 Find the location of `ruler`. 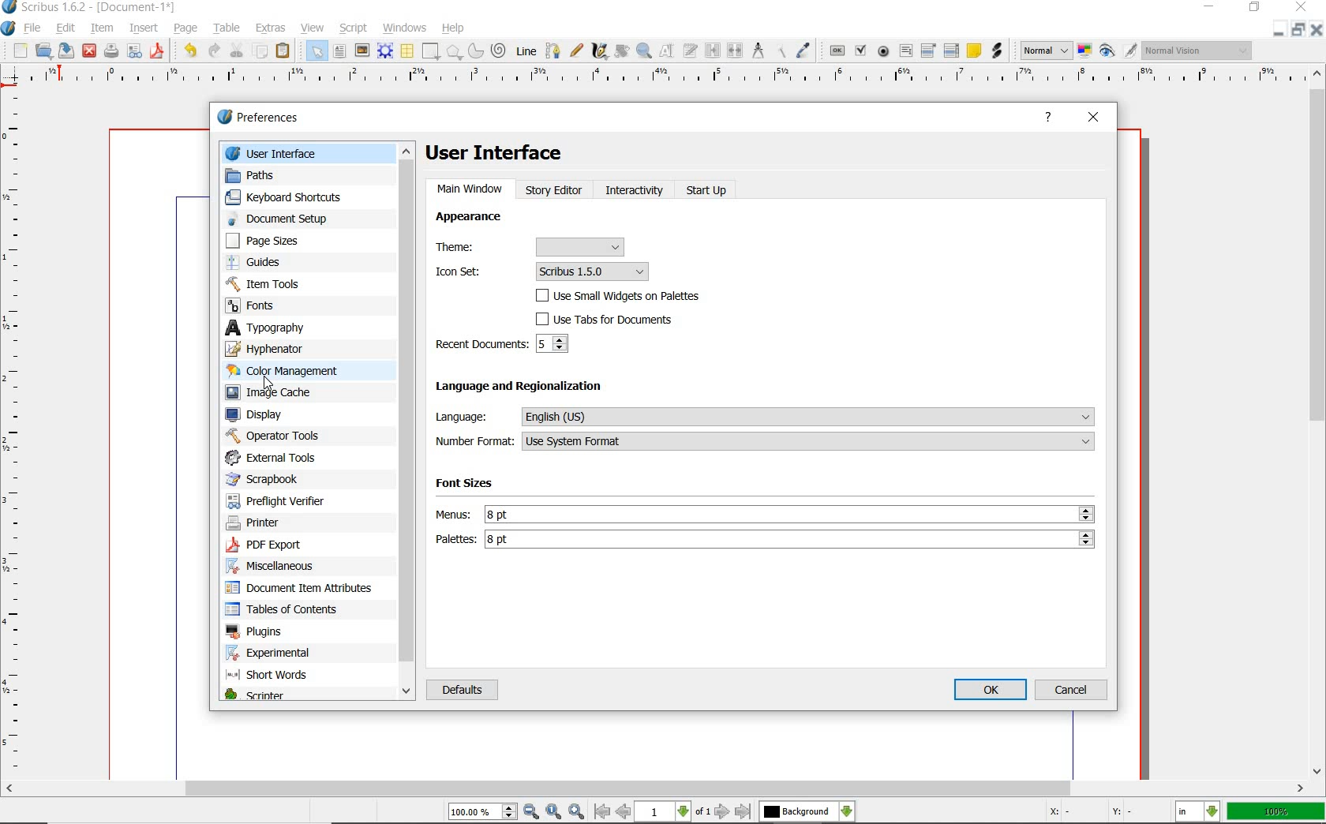

ruler is located at coordinates (21, 434).